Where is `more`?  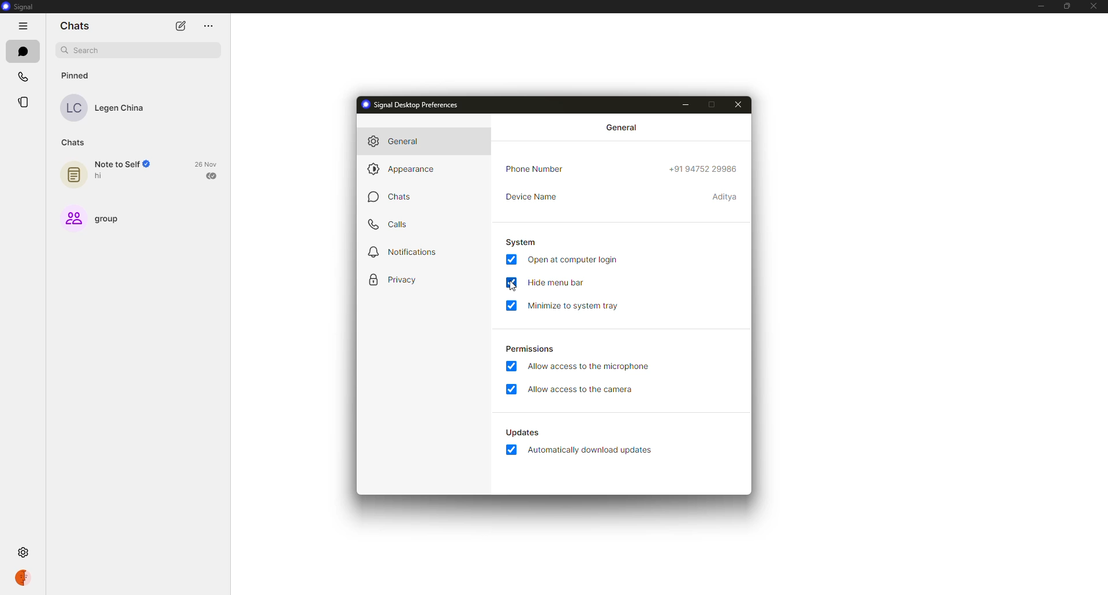 more is located at coordinates (207, 26).